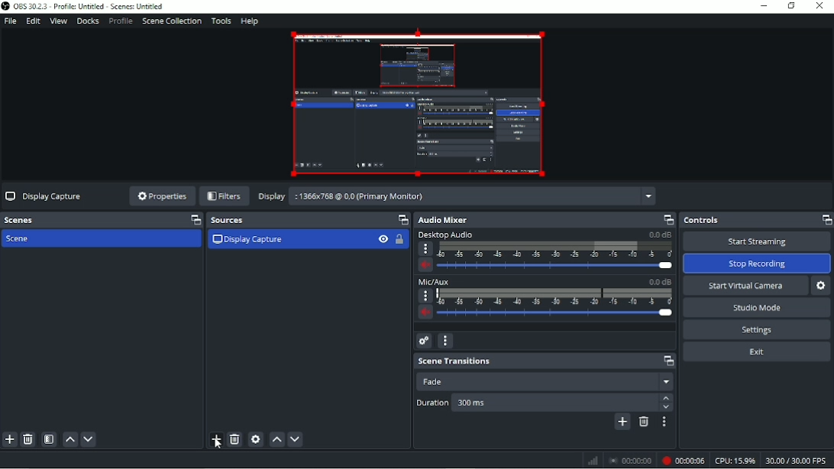 This screenshot has width=834, height=469. I want to click on View, so click(58, 21).